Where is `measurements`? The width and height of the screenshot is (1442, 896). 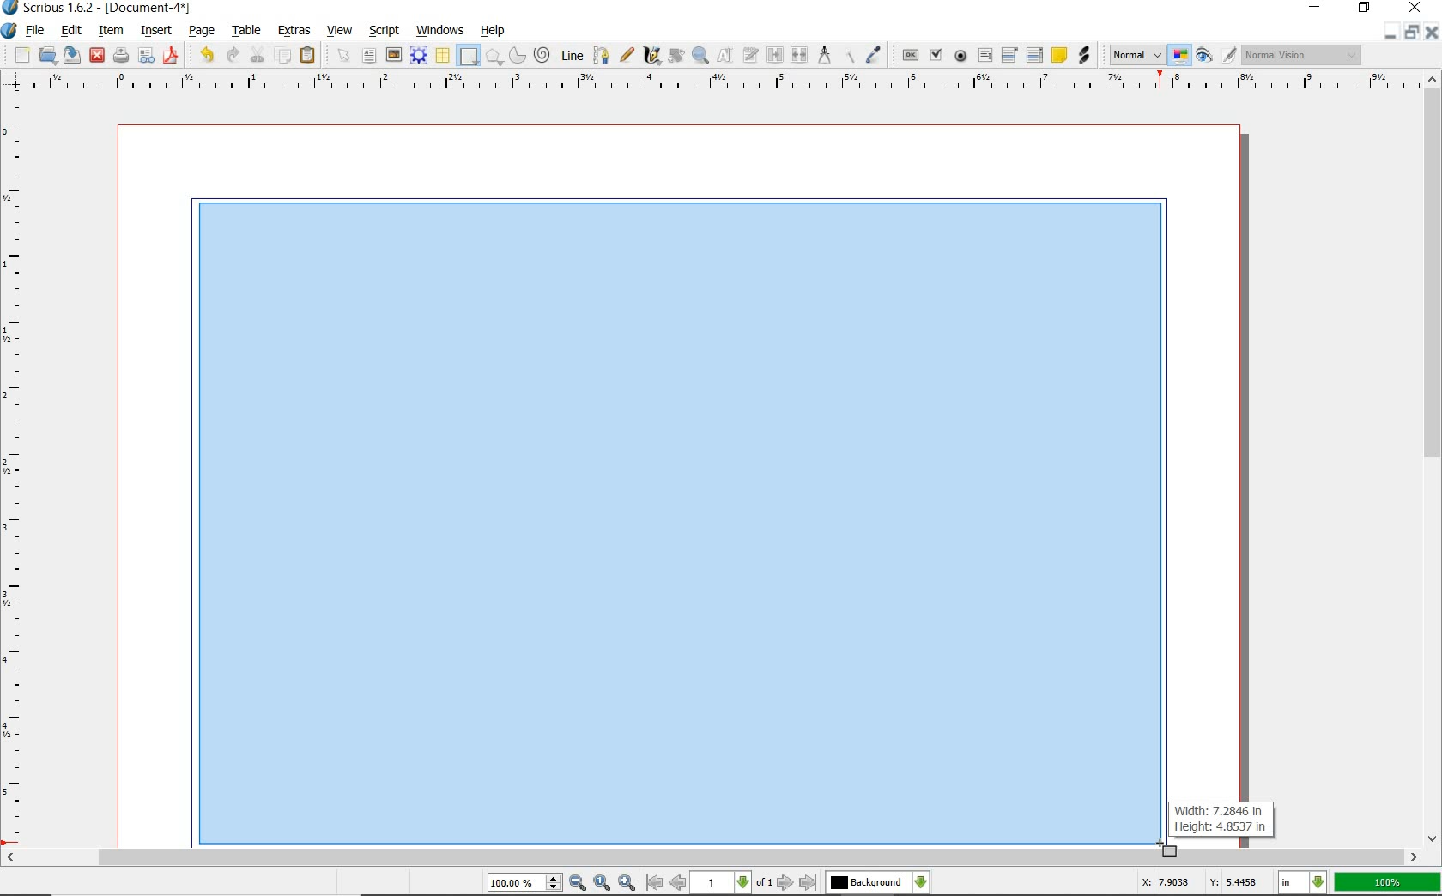 measurements is located at coordinates (824, 56).